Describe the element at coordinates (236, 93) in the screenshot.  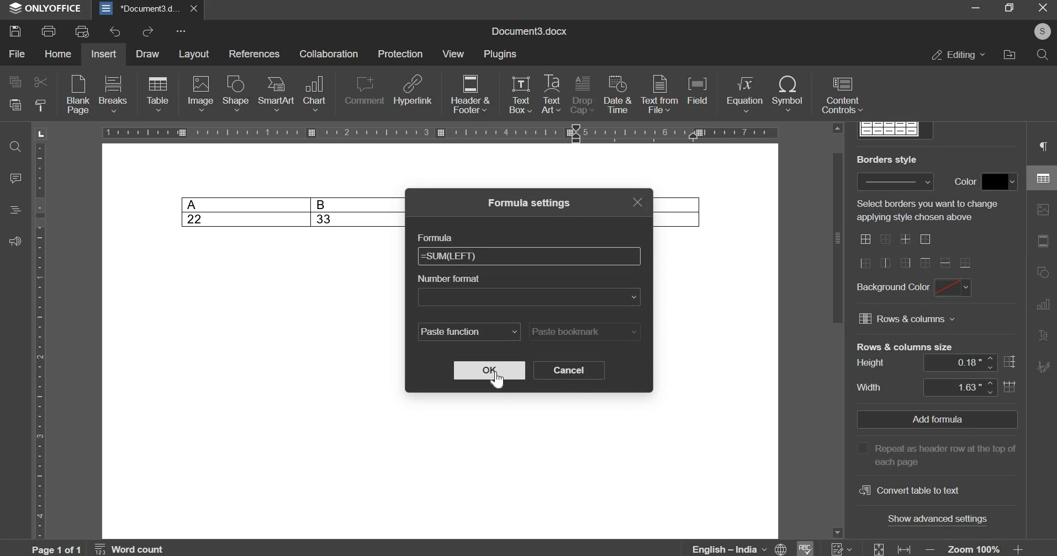
I see `shape` at that location.